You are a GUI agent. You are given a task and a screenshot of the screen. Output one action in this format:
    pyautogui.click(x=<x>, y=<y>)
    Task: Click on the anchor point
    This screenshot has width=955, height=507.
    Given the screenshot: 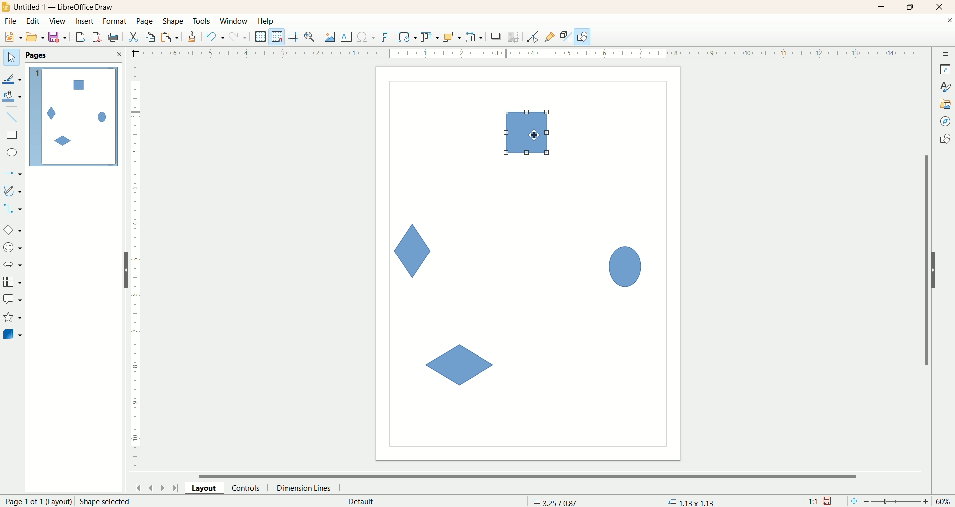 What is the action you would take?
    pyautogui.click(x=690, y=502)
    